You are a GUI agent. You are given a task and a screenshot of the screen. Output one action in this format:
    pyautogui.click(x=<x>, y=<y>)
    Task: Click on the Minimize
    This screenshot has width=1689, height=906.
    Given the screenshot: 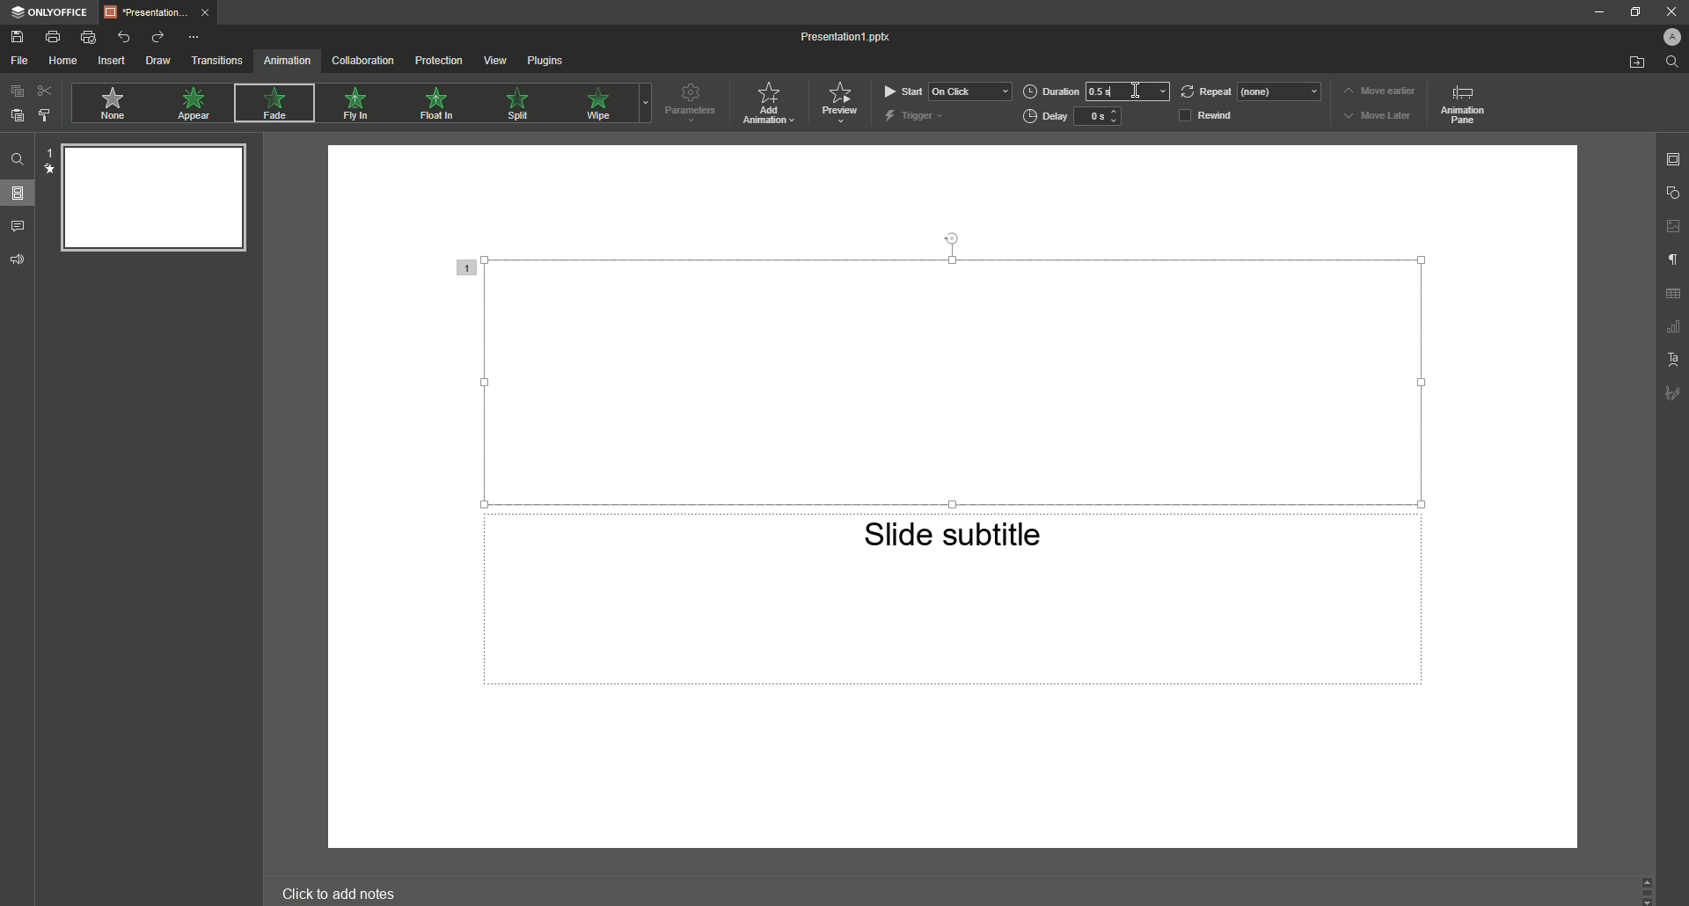 What is the action you would take?
    pyautogui.click(x=1633, y=12)
    